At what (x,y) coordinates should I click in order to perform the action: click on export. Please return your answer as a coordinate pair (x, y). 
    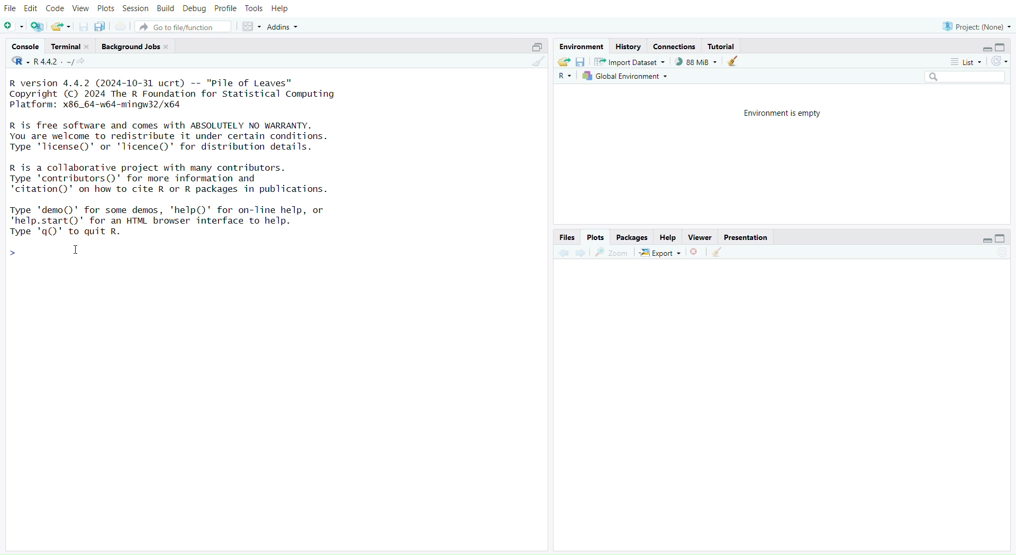
    Looking at the image, I should click on (661, 253).